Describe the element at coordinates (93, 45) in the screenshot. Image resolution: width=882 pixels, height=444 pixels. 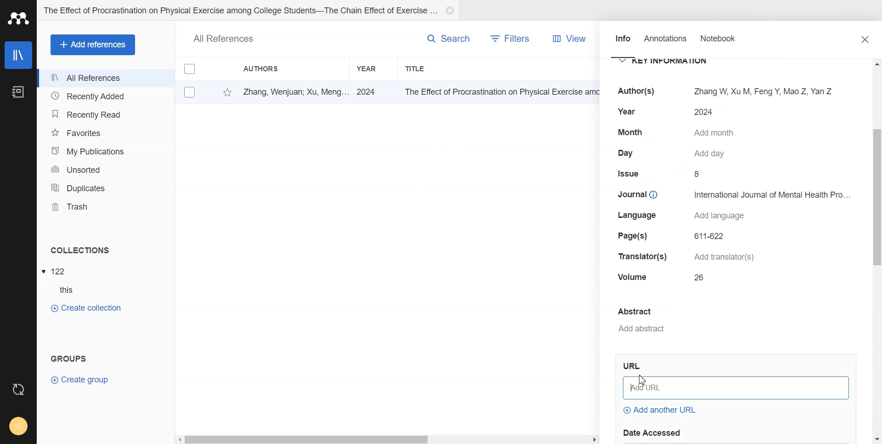
I see `Add Refrences` at that location.